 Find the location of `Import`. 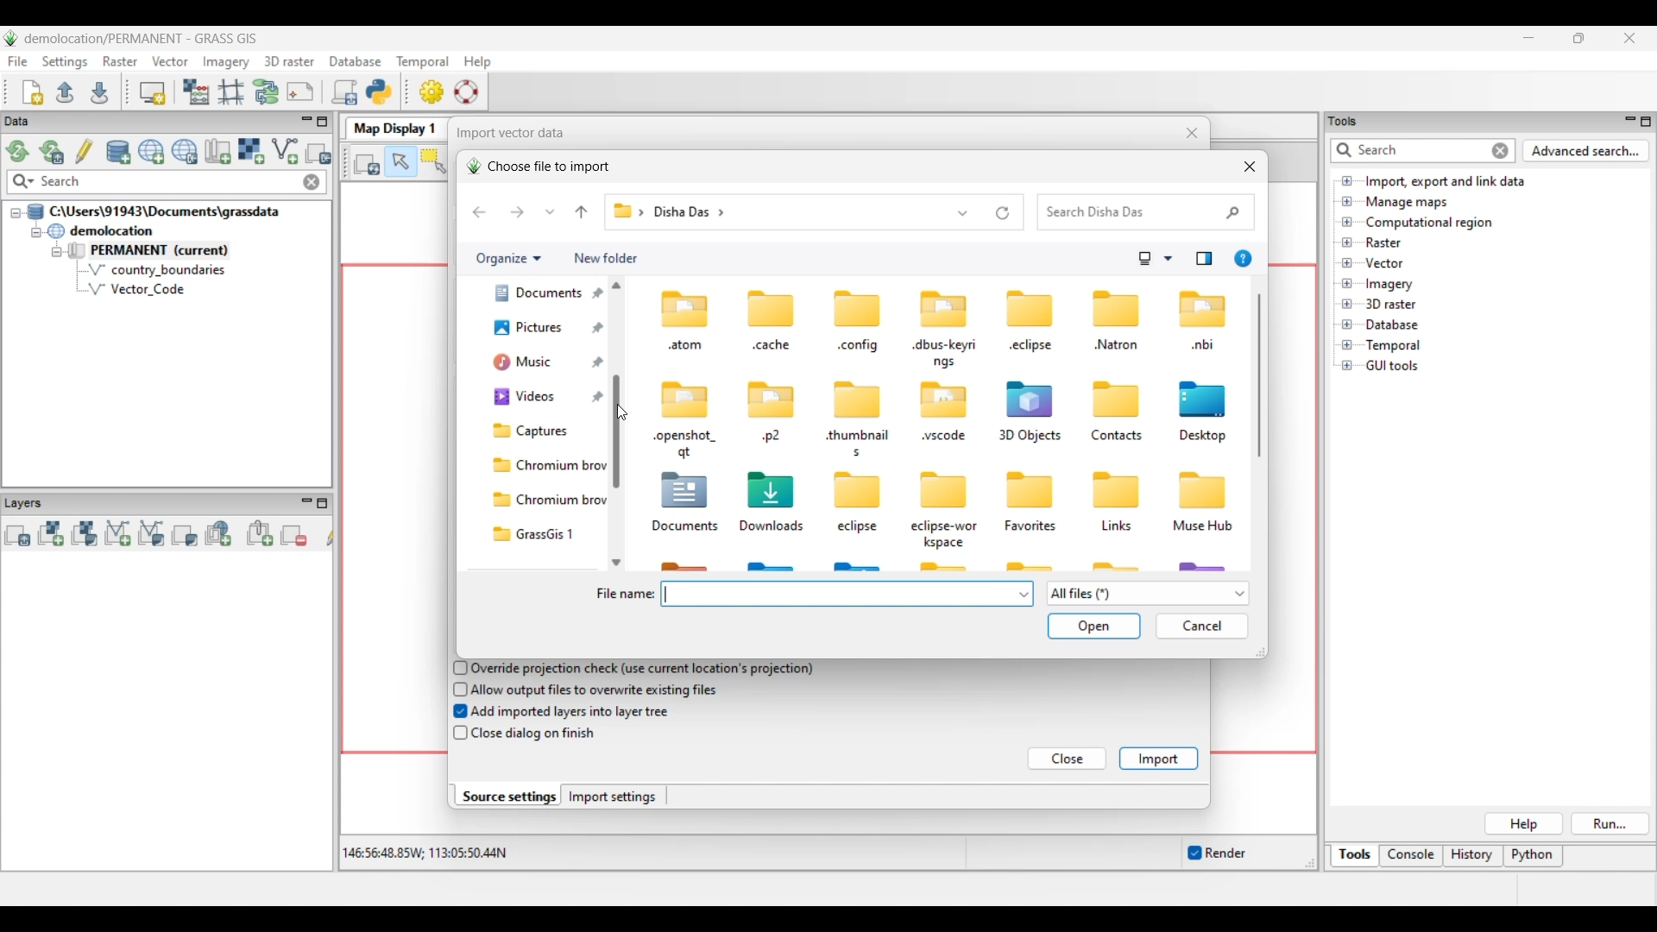

Import is located at coordinates (1158, 759).